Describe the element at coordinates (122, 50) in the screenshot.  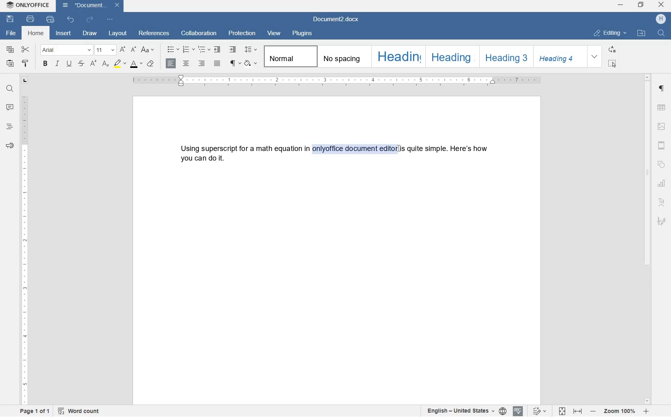
I see `increment font size` at that location.